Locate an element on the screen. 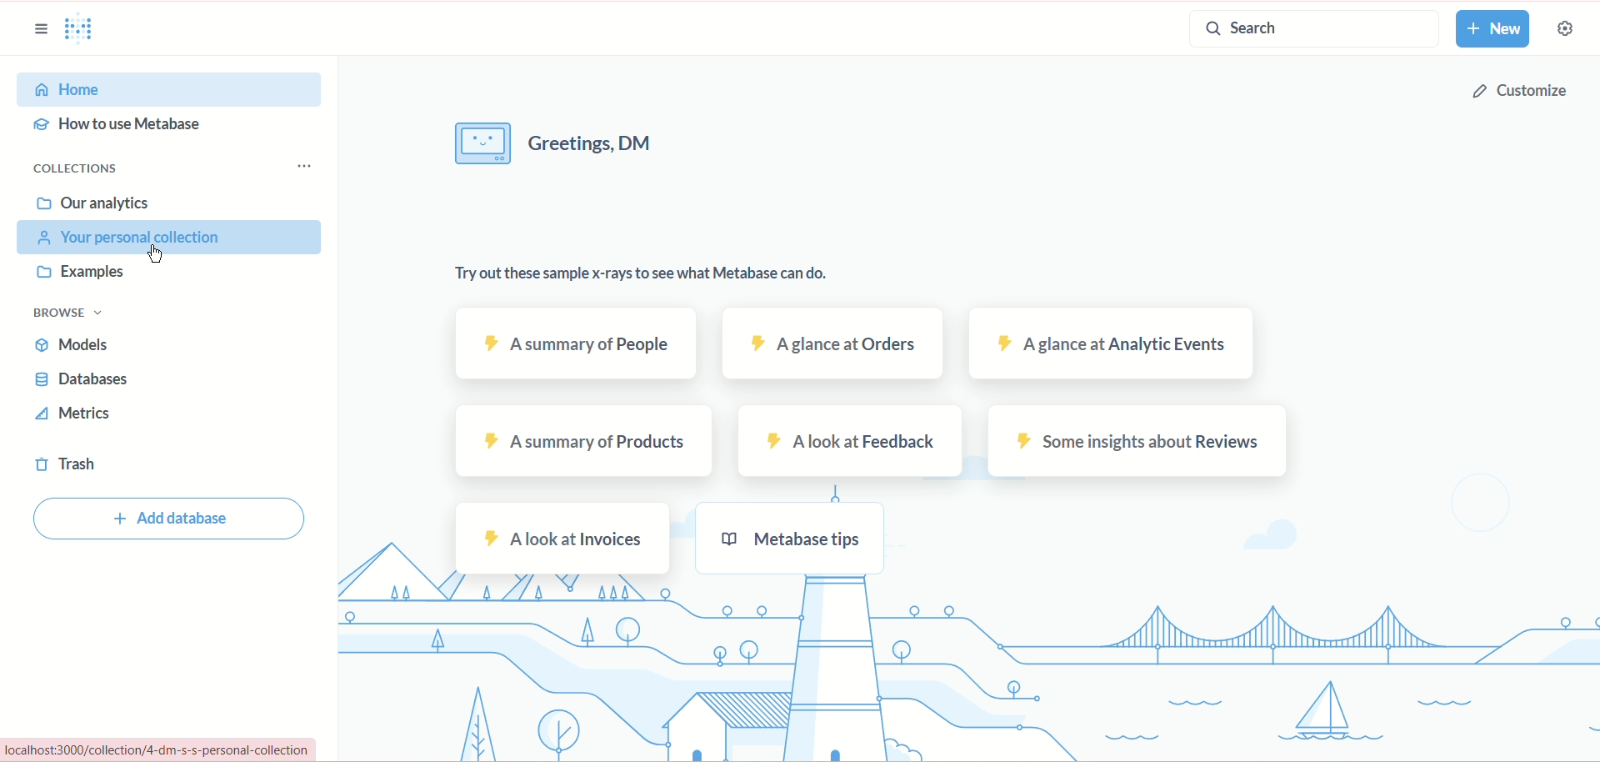  models is located at coordinates (76, 346).